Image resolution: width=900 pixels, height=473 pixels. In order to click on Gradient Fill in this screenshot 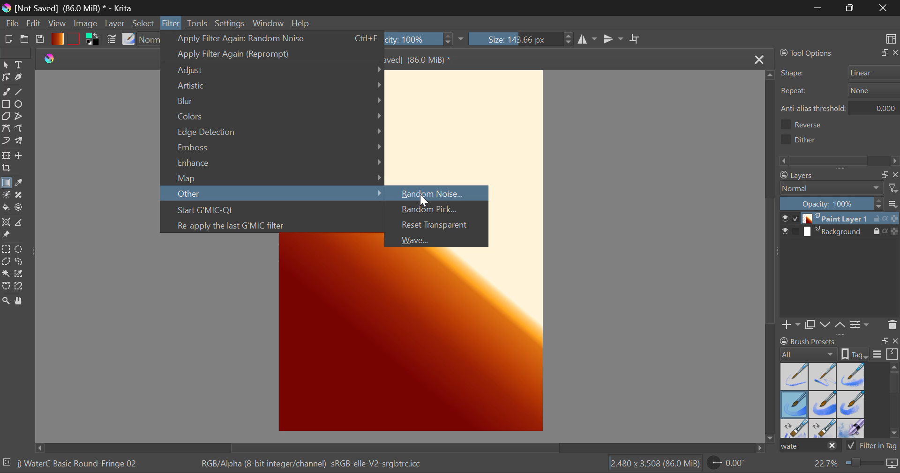, I will do `click(7, 184)`.